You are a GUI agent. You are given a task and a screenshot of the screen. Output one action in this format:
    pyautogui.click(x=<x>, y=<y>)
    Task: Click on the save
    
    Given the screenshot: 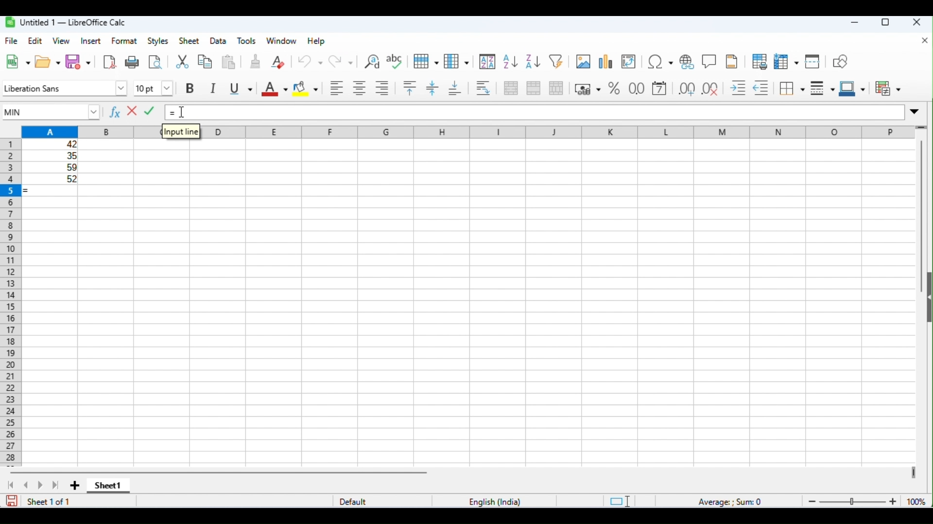 What is the action you would take?
    pyautogui.click(x=11, y=501)
    